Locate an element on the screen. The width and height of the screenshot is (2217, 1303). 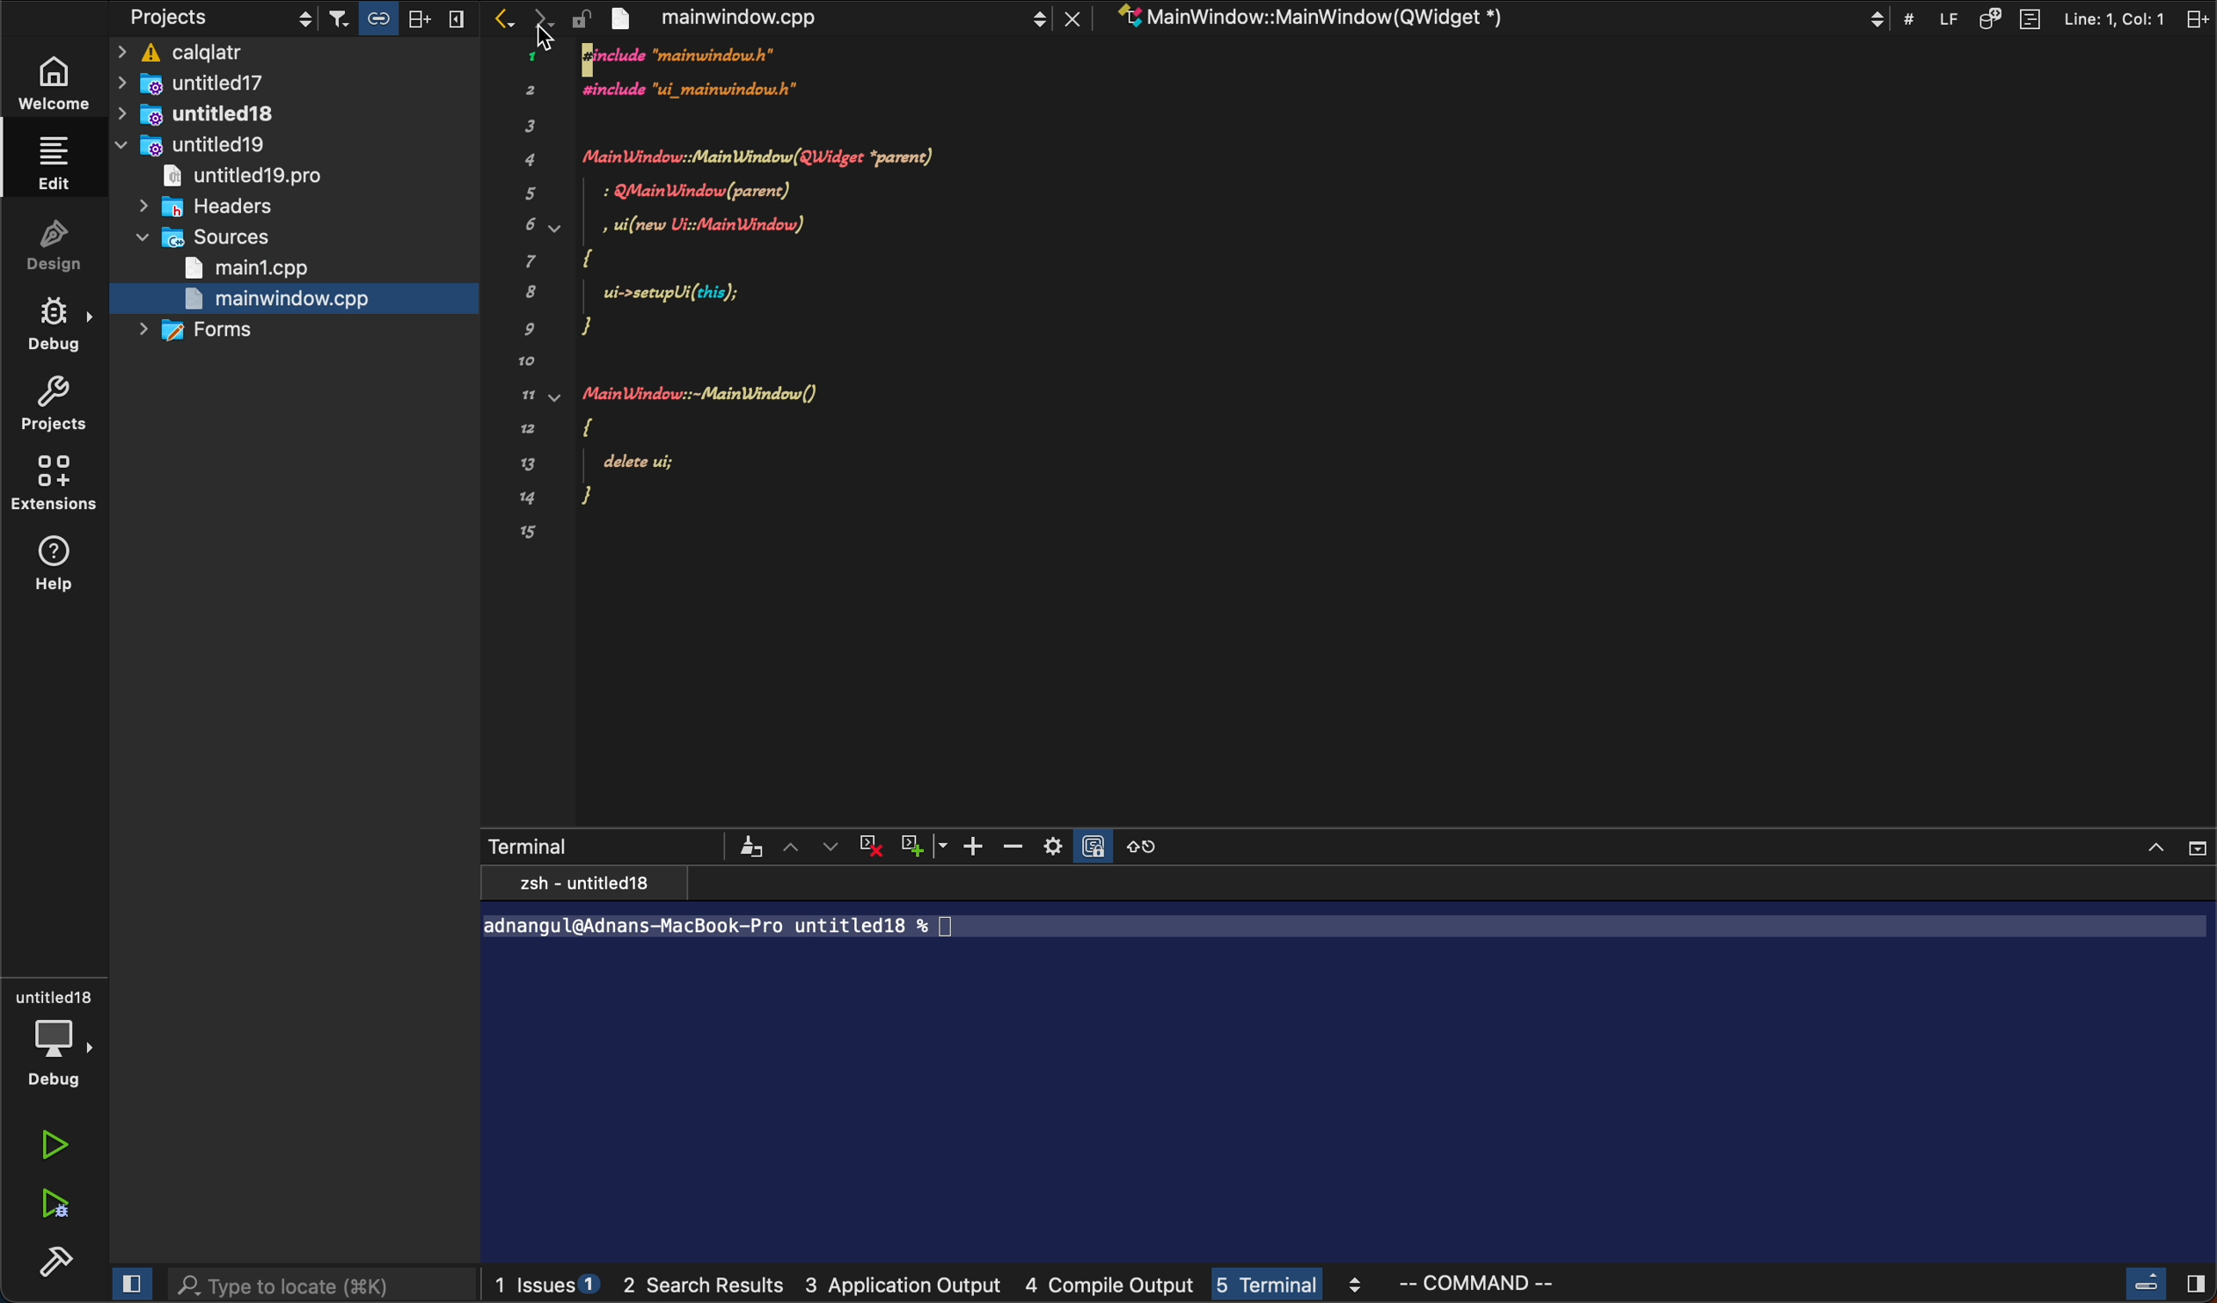
curser is located at coordinates (558, 29).